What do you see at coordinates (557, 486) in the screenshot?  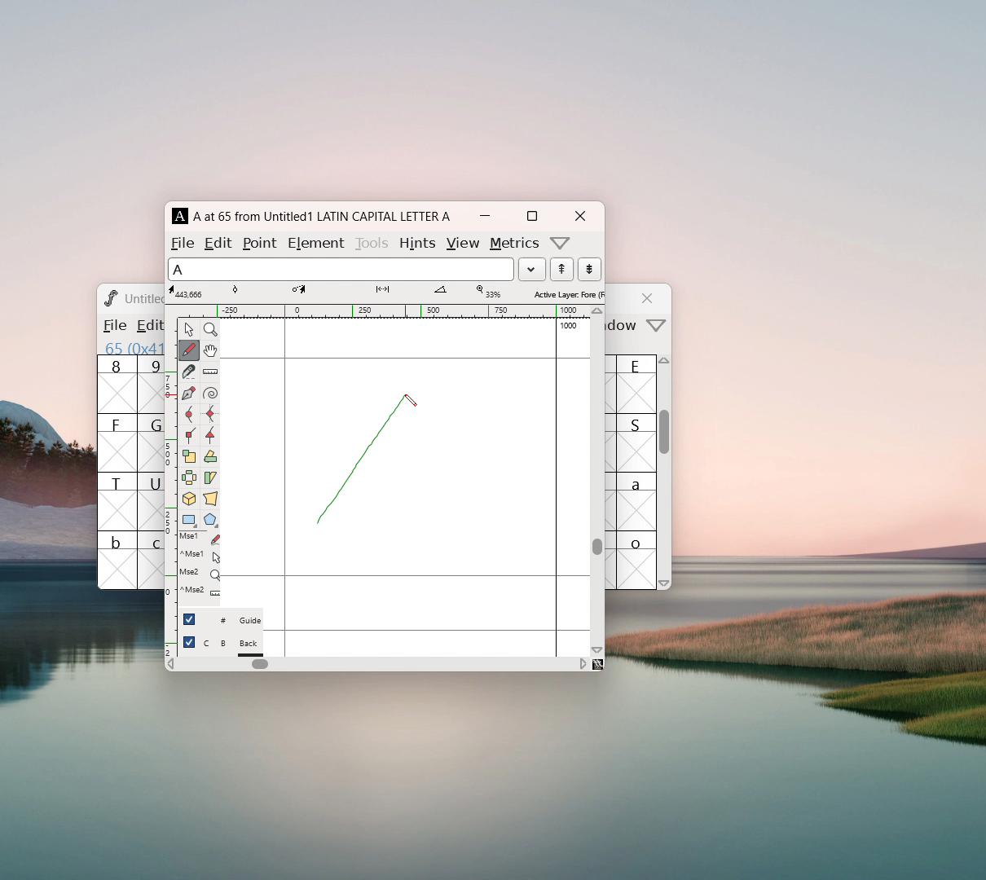 I see `right side bearing` at bounding box center [557, 486].